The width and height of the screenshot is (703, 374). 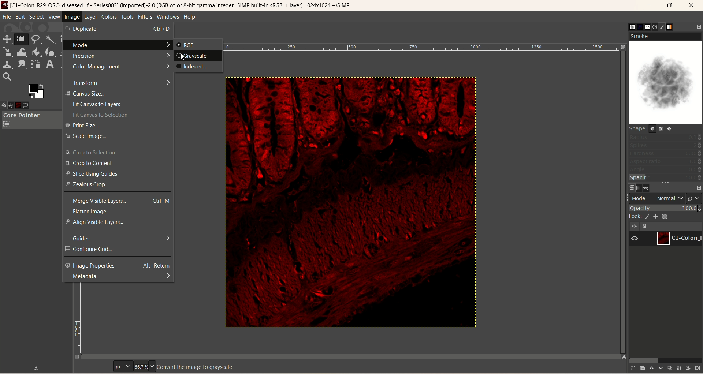 What do you see at coordinates (119, 277) in the screenshot?
I see `metadata` at bounding box center [119, 277].